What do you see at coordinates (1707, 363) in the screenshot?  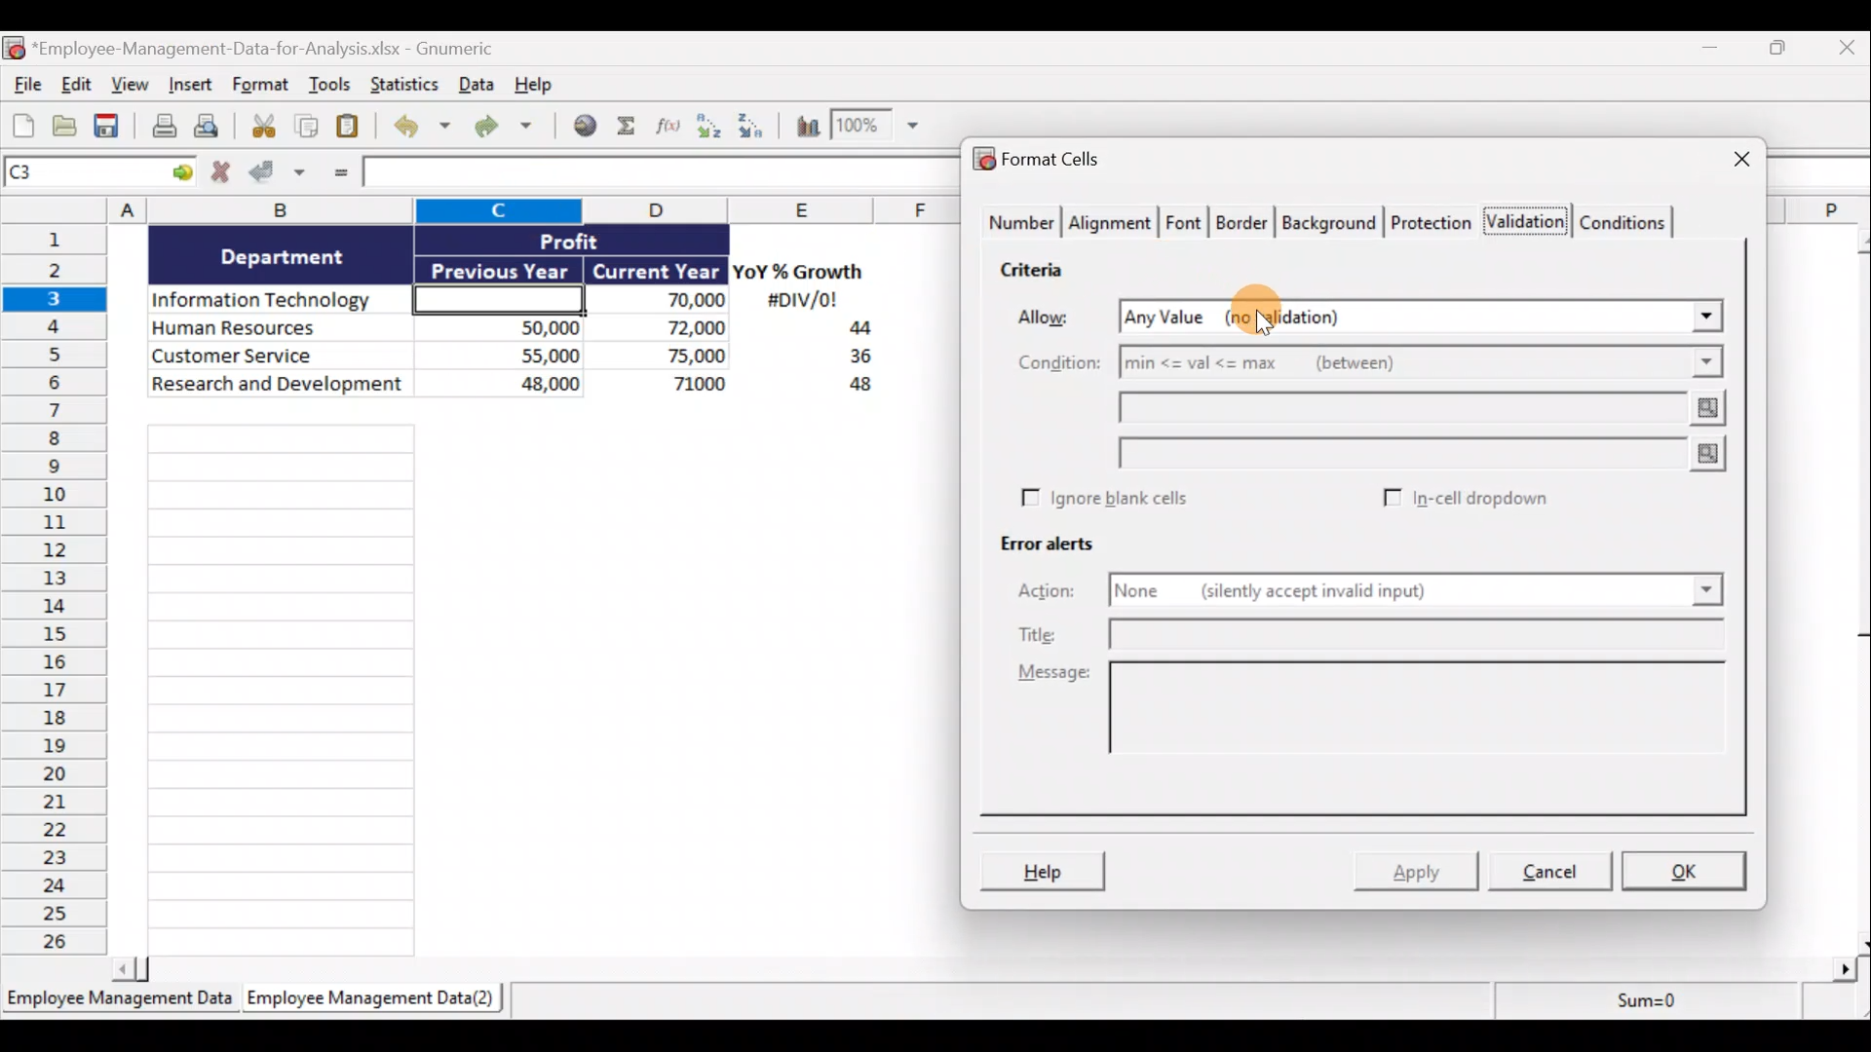 I see `Condition drop down` at bounding box center [1707, 363].